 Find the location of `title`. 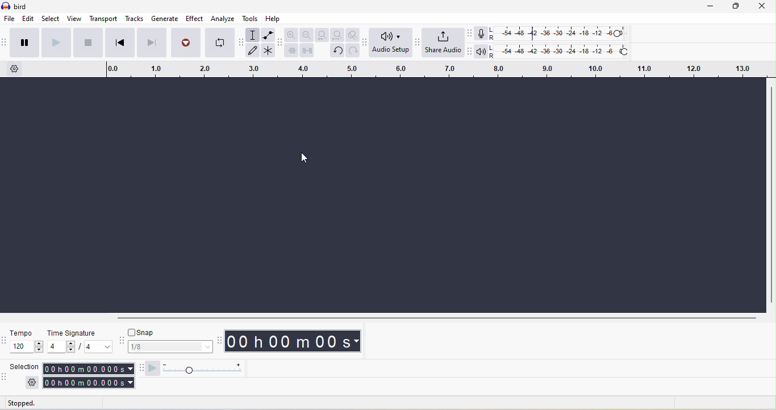

title is located at coordinates (23, 7).